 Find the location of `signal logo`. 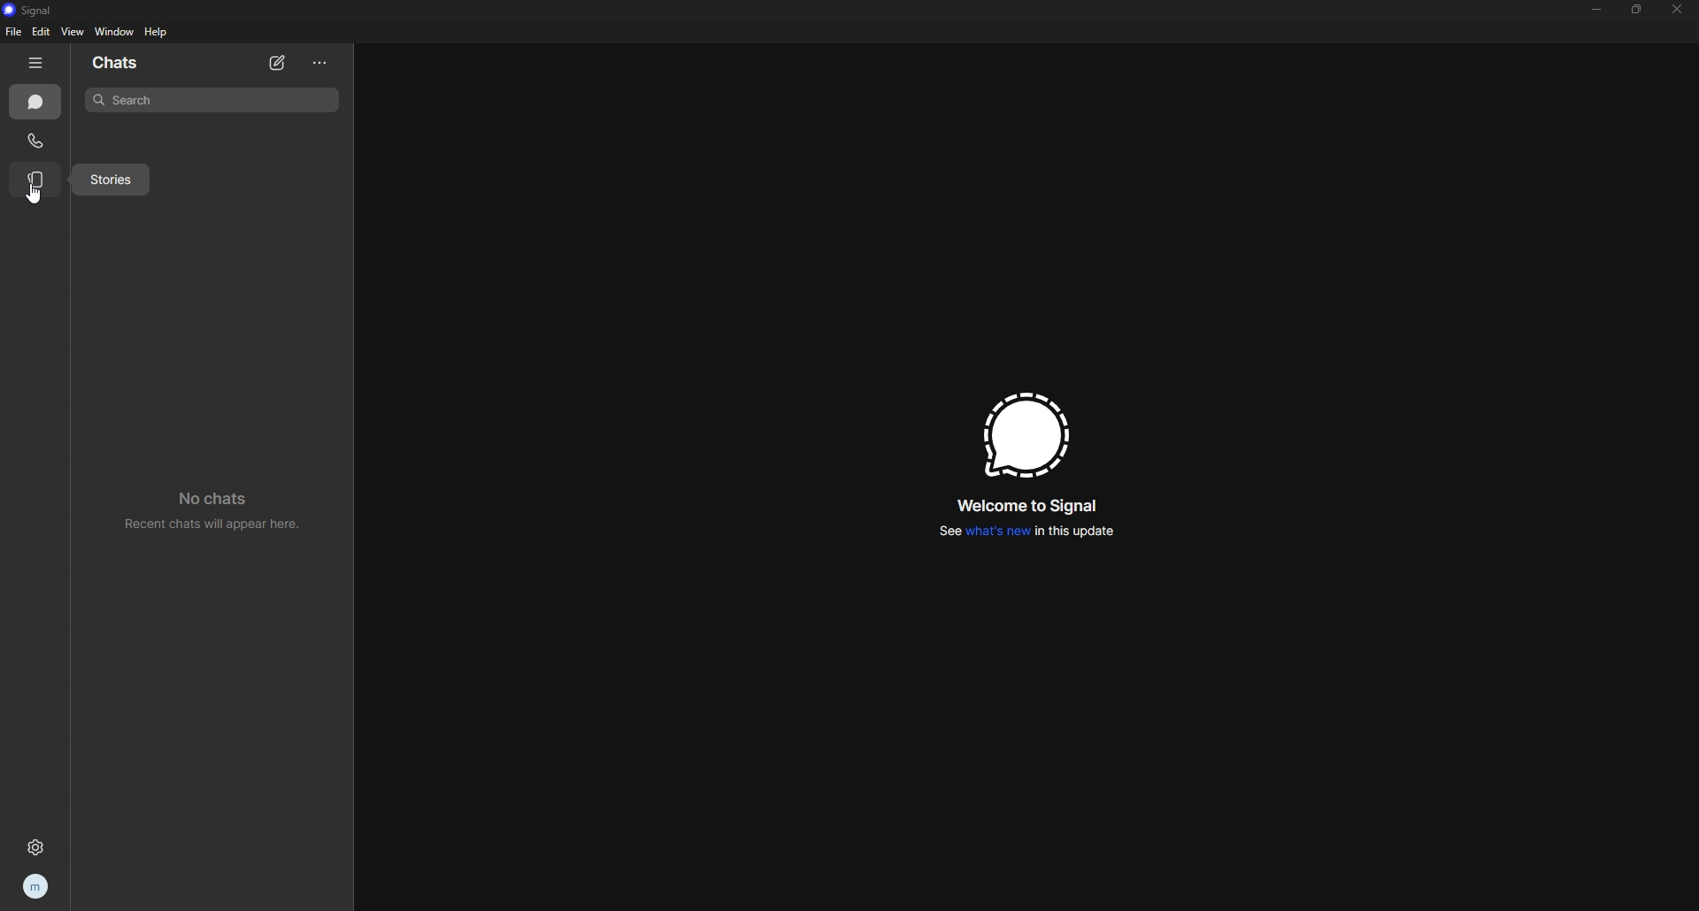

signal logo is located at coordinates (1019, 435).